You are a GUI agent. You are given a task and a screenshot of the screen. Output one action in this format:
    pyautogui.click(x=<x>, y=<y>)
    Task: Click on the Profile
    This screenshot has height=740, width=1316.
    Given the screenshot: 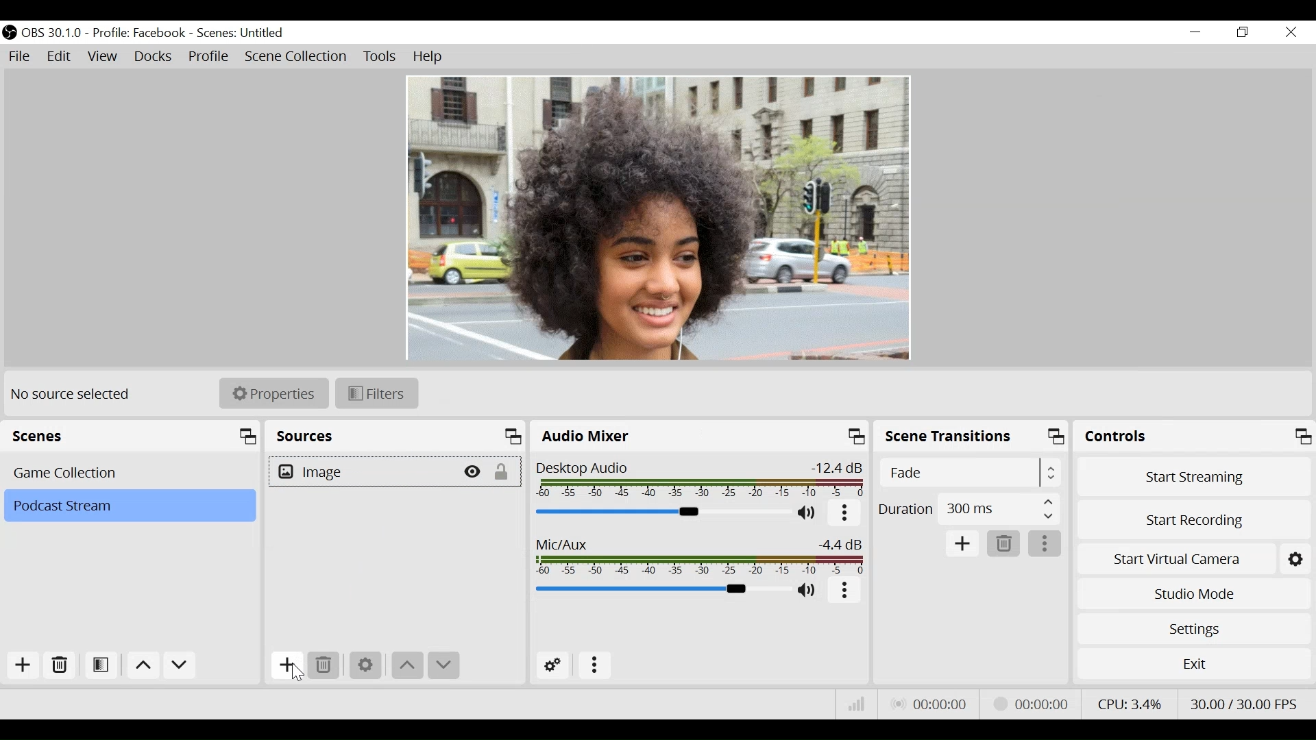 What is the action you would take?
    pyautogui.click(x=139, y=33)
    